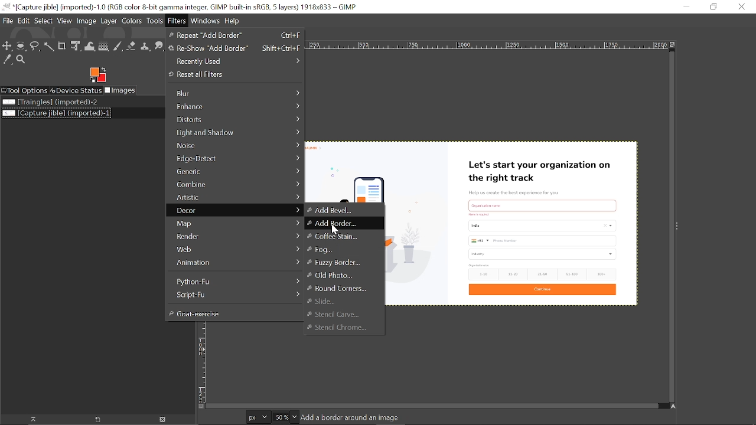 The width and height of the screenshot is (756, 425). I want to click on , so click(542, 204).